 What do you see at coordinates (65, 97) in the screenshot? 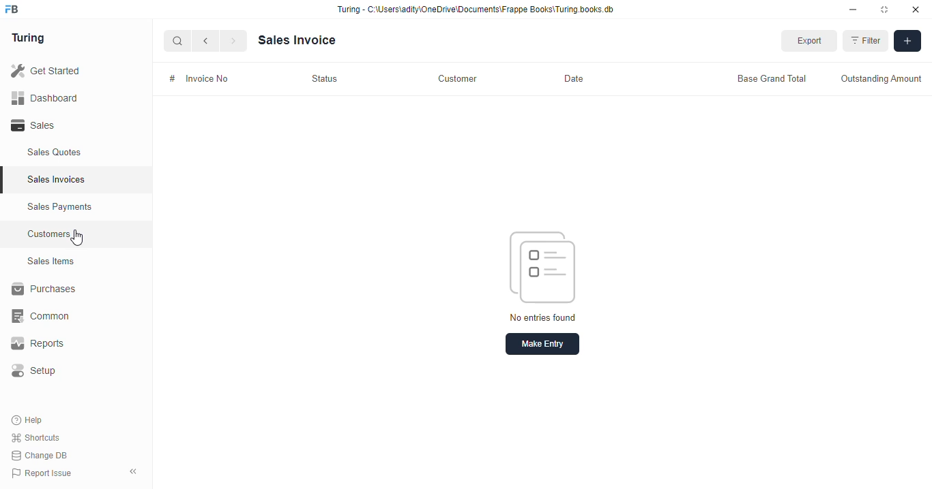
I see `Dashboard` at bounding box center [65, 97].